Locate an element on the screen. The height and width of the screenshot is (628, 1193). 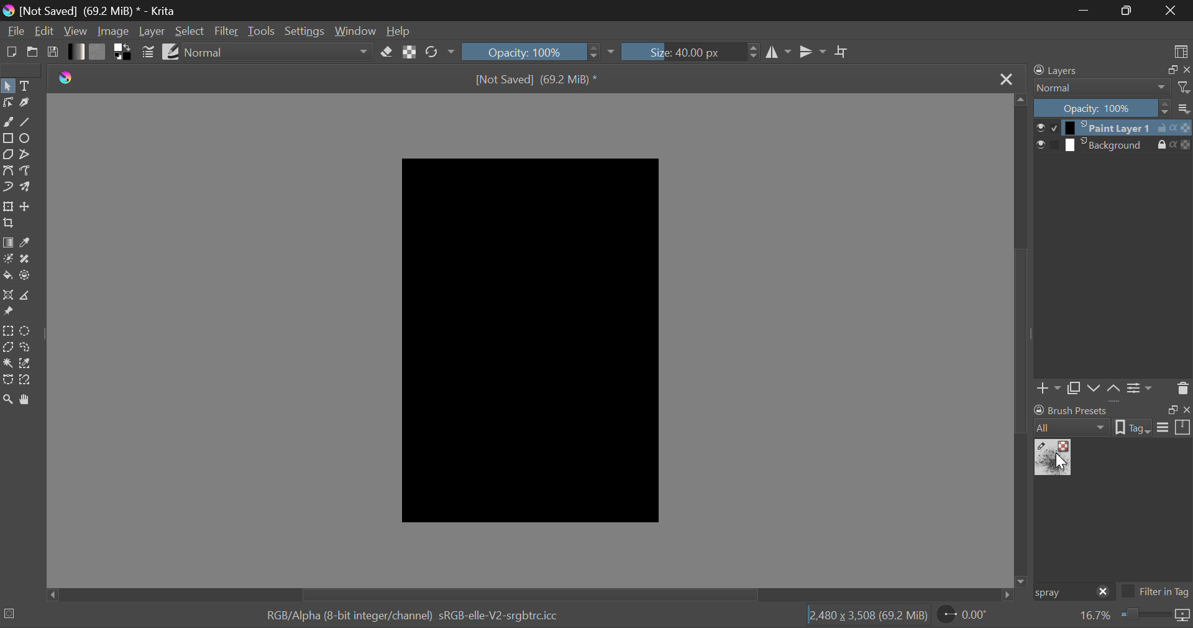
Copy Layer is located at coordinates (1074, 390).